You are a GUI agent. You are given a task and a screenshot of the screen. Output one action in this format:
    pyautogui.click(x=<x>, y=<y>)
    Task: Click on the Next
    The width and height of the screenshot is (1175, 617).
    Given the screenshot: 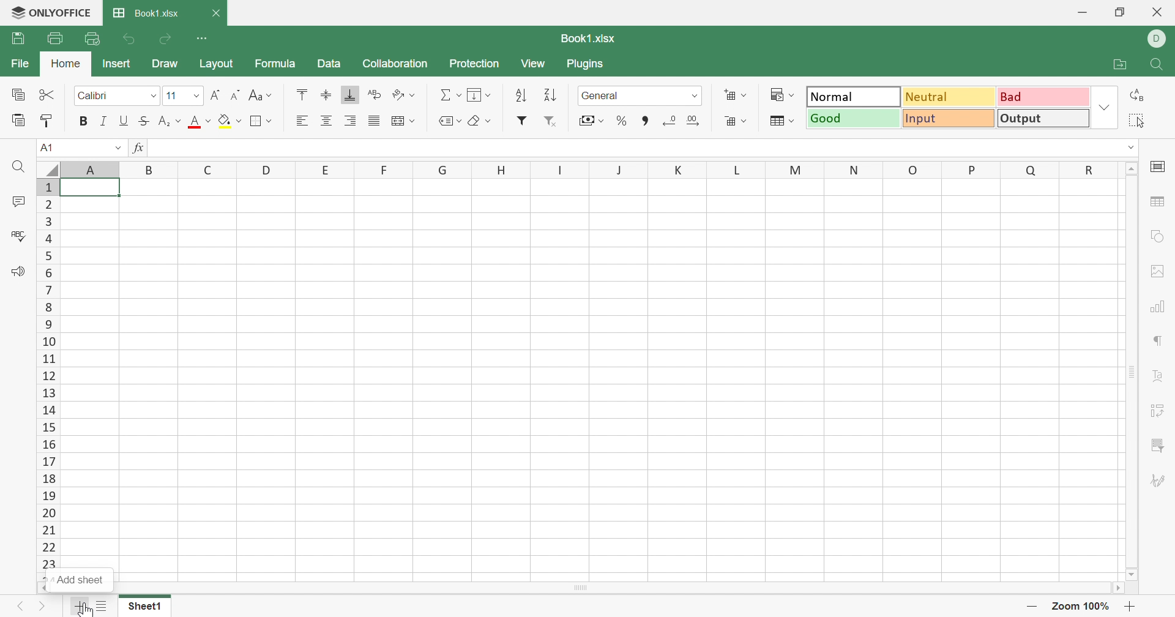 What is the action you would take?
    pyautogui.click(x=42, y=604)
    